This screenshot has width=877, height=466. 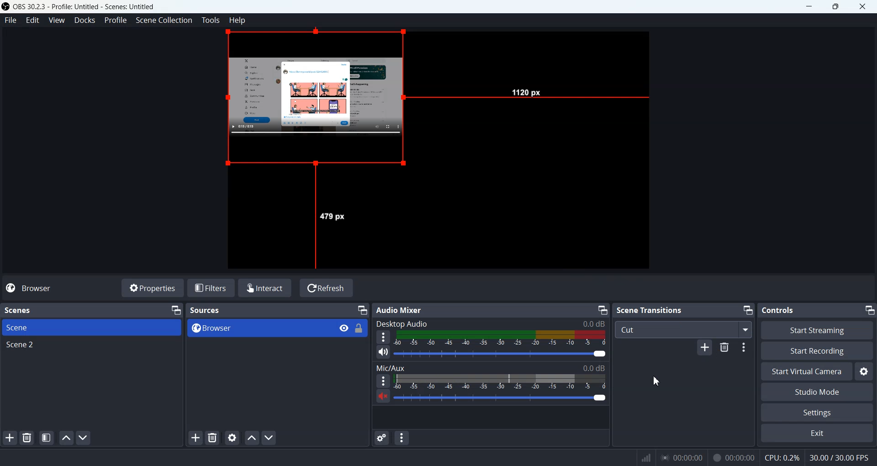 I want to click on Start Virtual Camera, so click(x=806, y=371).